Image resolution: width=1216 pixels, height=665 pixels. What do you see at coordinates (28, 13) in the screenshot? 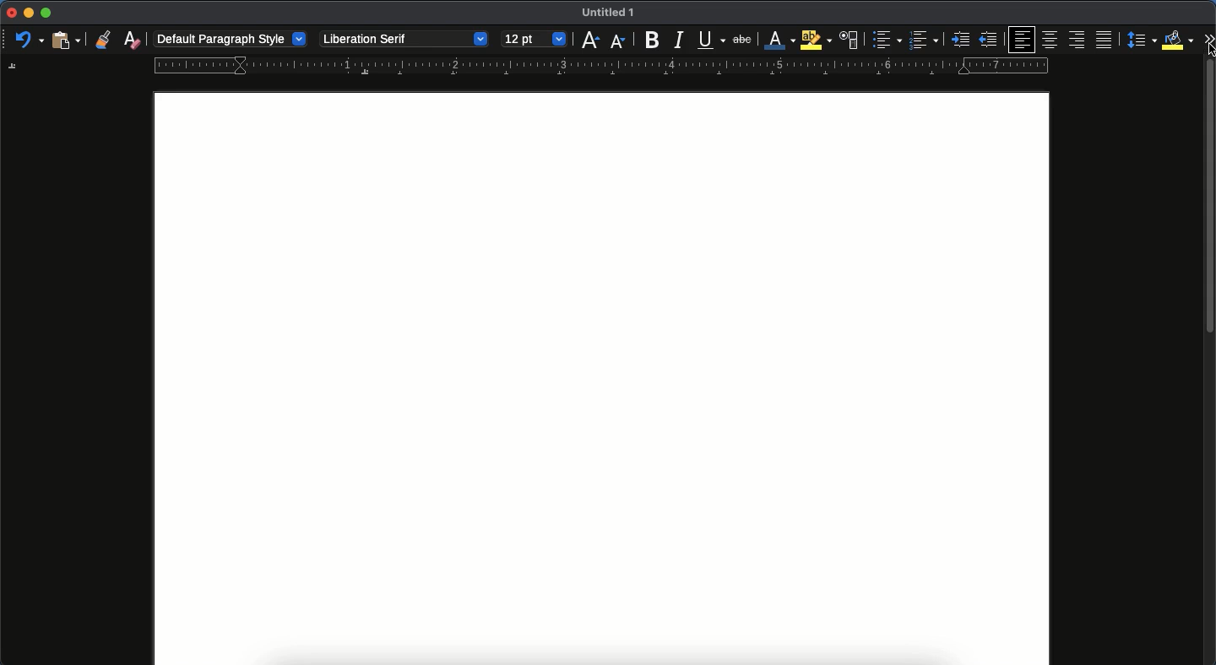
I see `minimize` at bounding box center [28, 13].